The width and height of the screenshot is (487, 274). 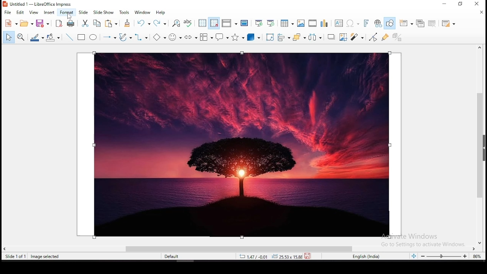 I want to click on crop image, so click(x=344, y=37).